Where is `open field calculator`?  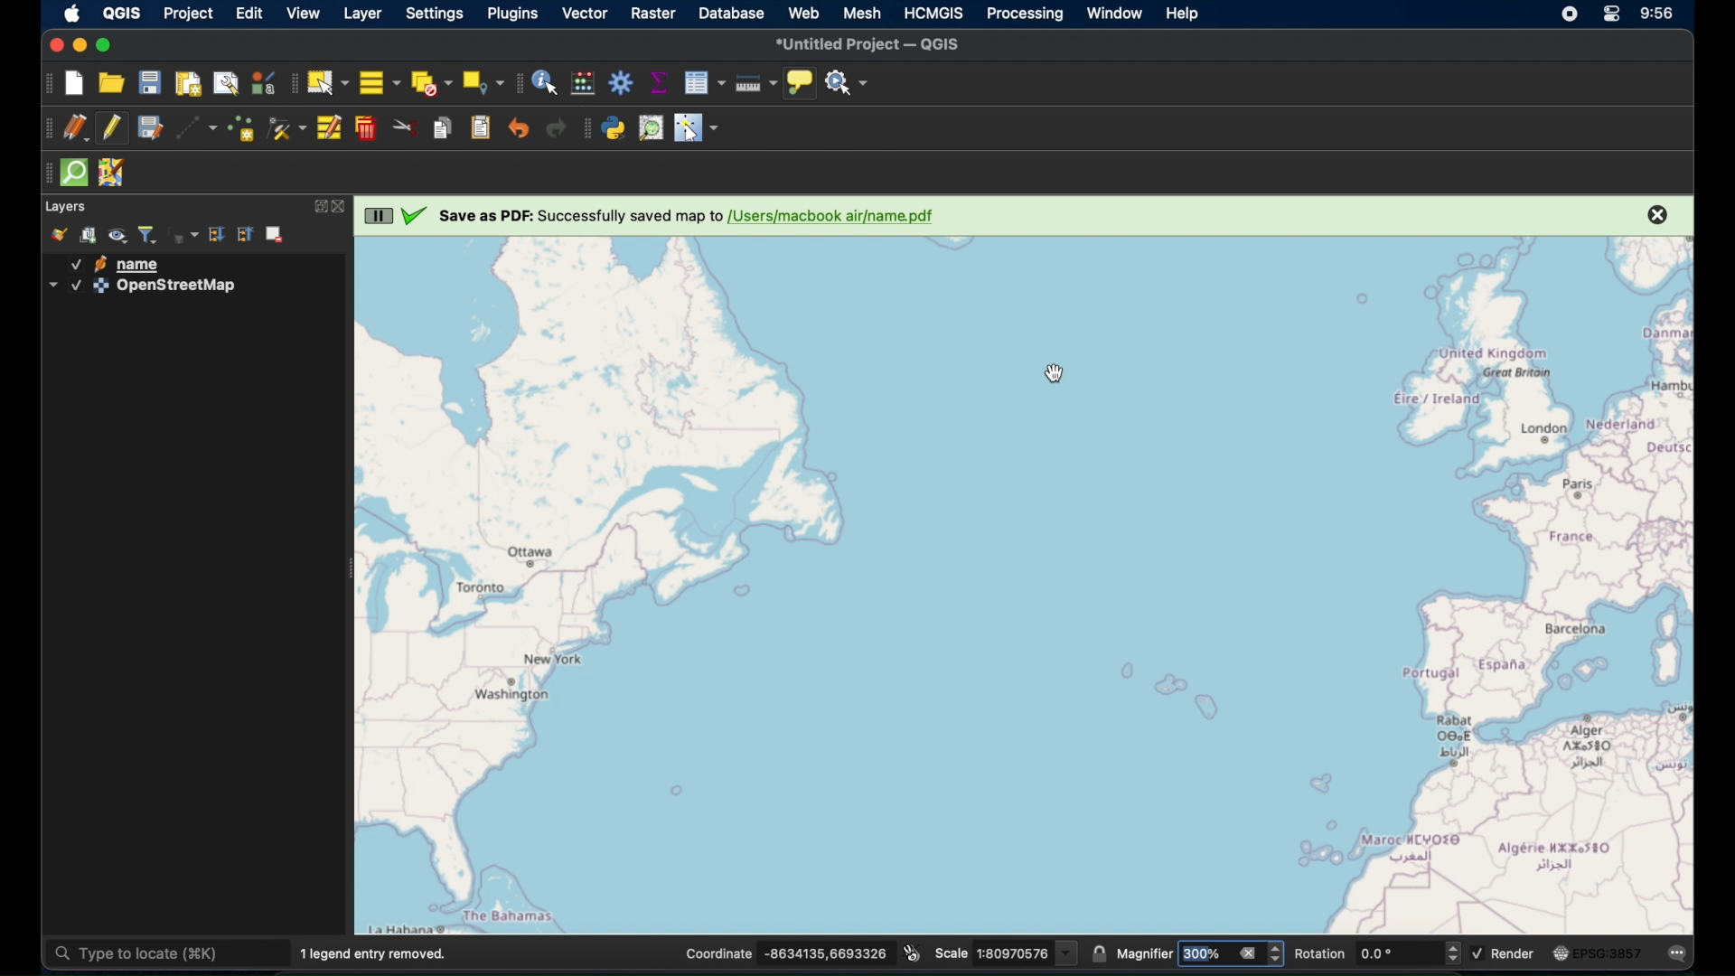 open field calculator is located at coordinates (582, 83).